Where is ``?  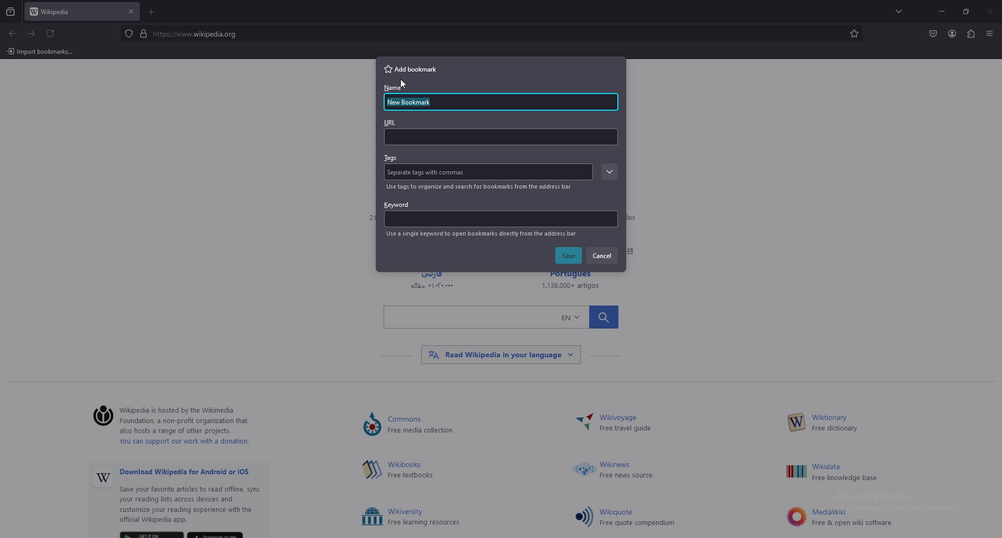  is located at coordinates (372, 425).